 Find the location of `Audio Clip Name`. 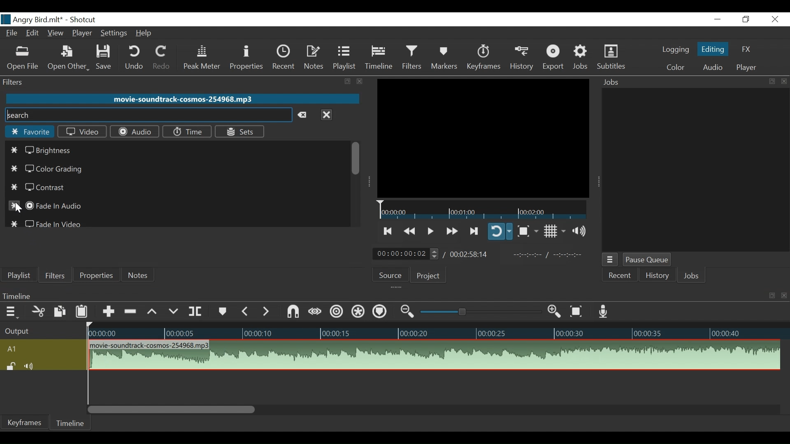

Audio Clip Name is located at coordinates (182, 99).